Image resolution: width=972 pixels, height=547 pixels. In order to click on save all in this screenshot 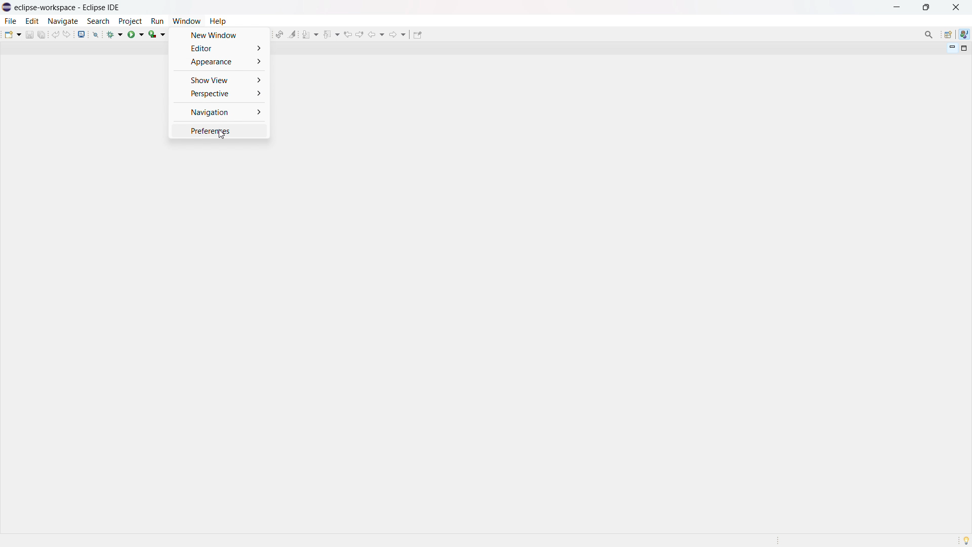, I will do `click(43, 34)`.